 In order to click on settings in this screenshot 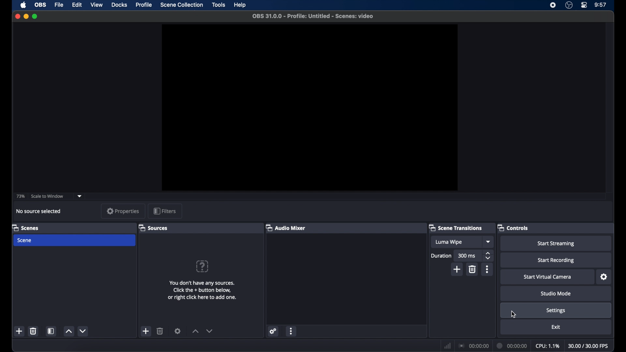, I will do `click(177, 331)`.